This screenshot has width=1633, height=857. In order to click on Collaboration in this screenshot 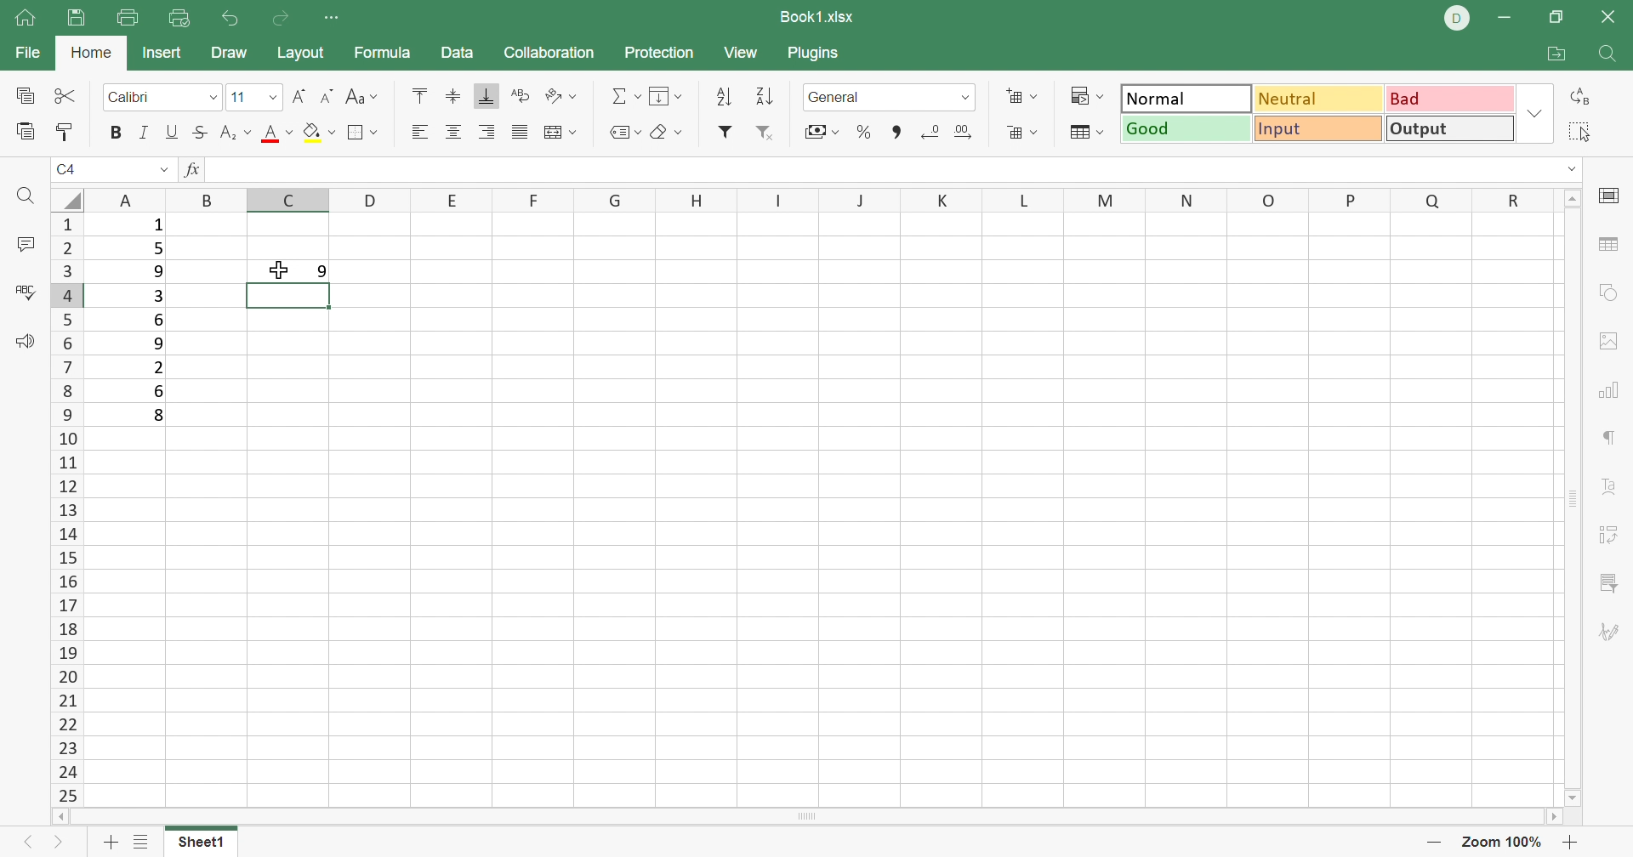, I will do `click(552, 54)`.